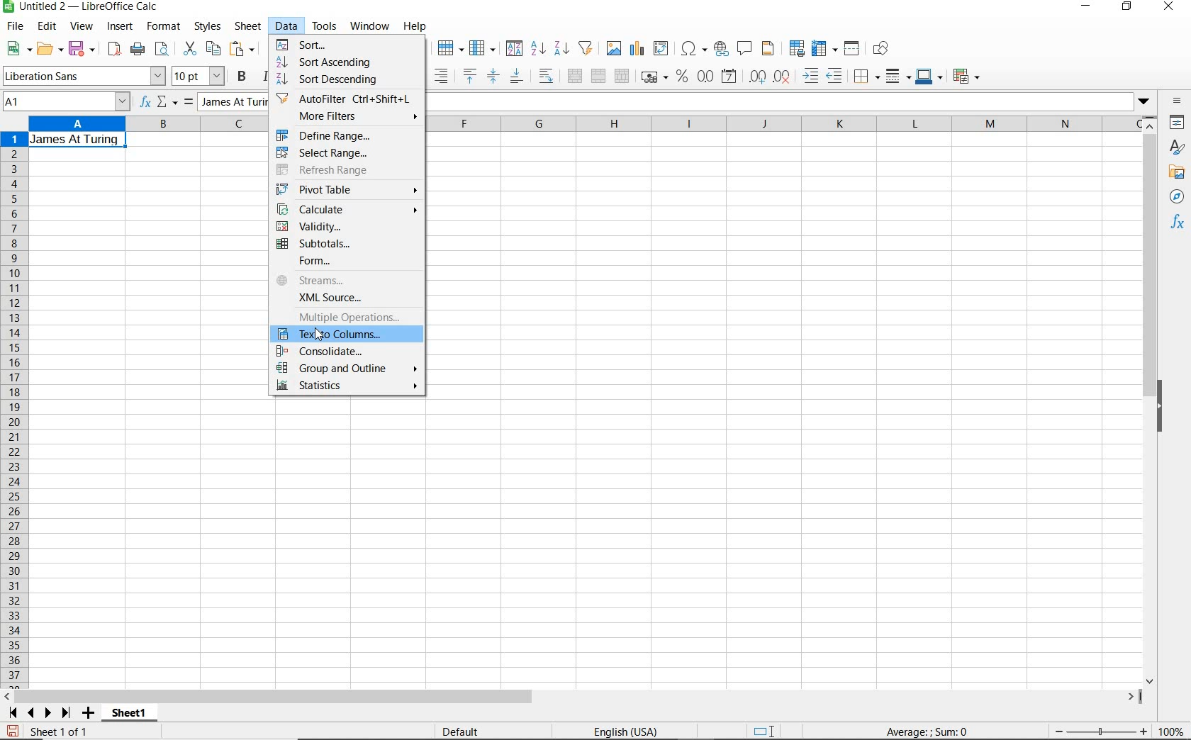 Image resolution: width=1191 pixels, height=740 pixels. Describe the element at coordinates (654, 77) in the screenshot. I see `format as currency` at that location.